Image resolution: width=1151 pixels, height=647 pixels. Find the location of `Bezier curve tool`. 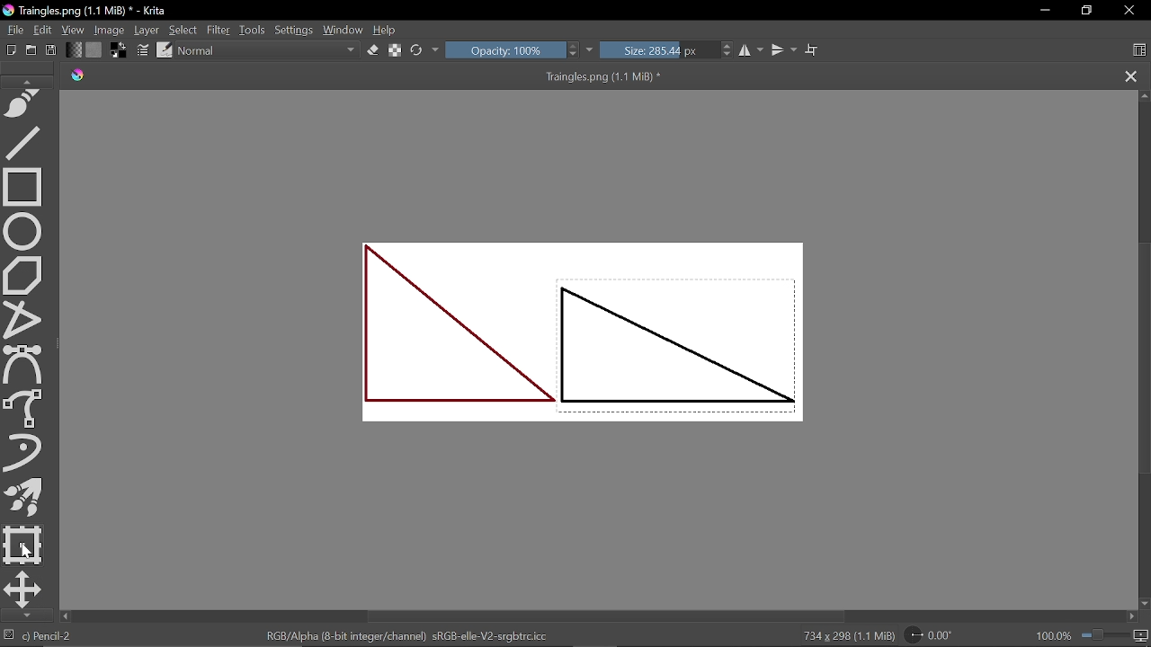

Bezier curve tool is located at coordinates (25, 365).